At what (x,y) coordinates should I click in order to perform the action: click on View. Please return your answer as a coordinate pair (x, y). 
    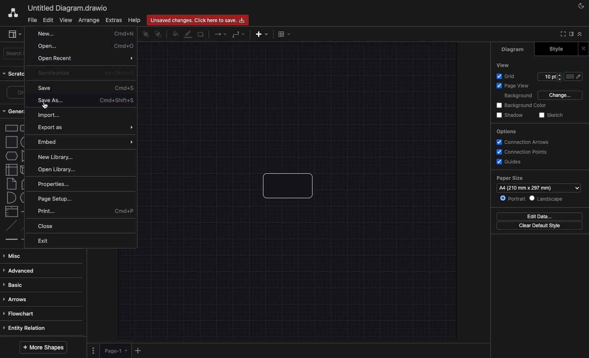
    Looking at the image, I should click on (66, 20).